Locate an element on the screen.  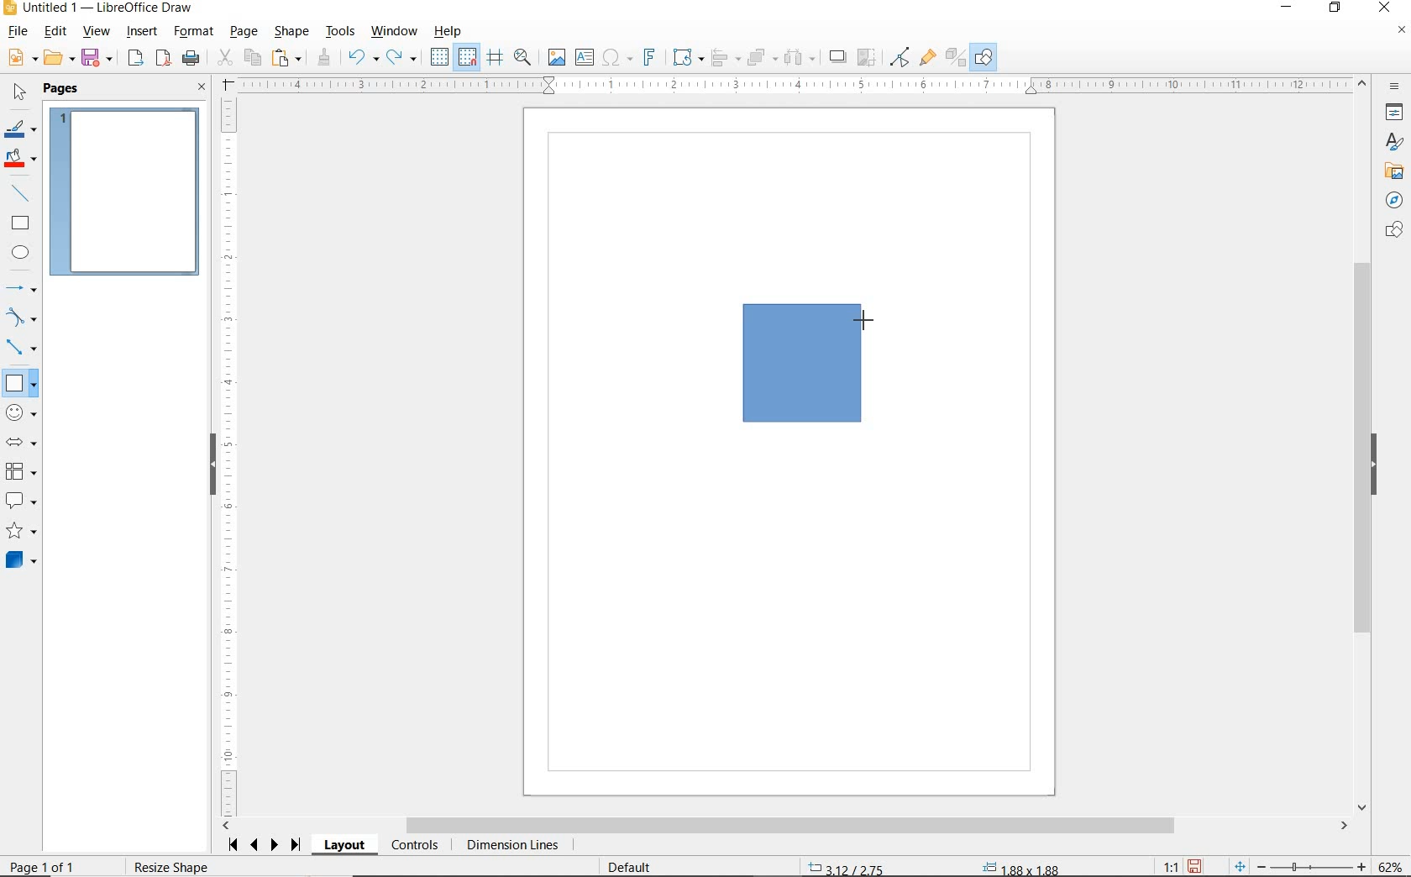
HELPLINES WHILE MOVING is located at coordinates (498, 60).